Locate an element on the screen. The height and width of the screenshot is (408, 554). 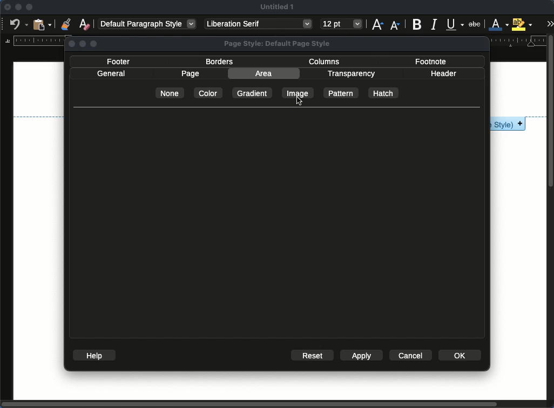
footnote is located at coordinates (431, 62).